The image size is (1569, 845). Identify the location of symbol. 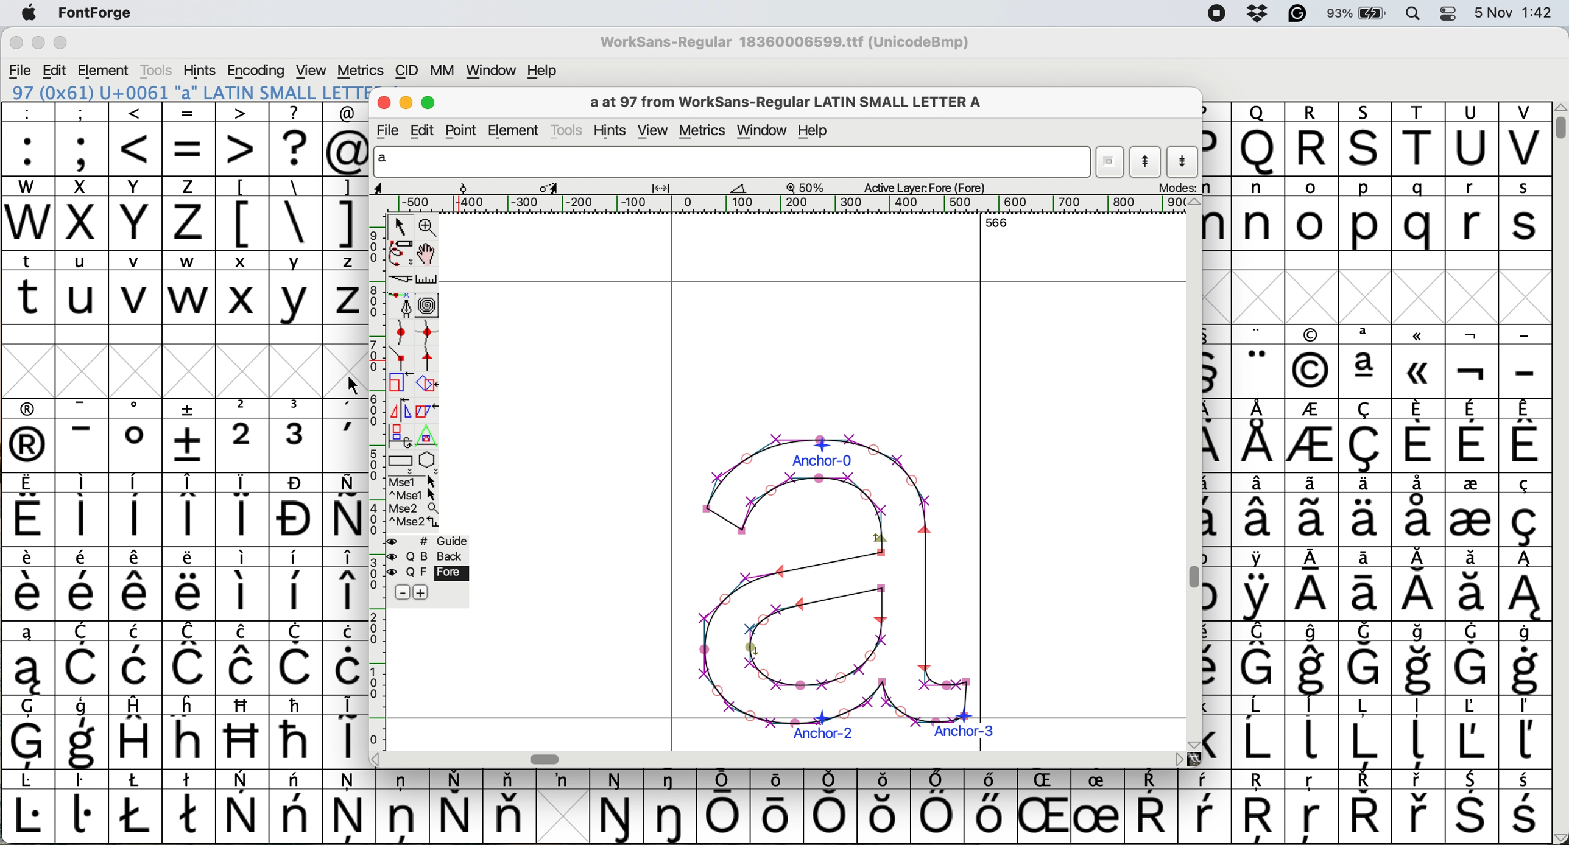
(28, 584).